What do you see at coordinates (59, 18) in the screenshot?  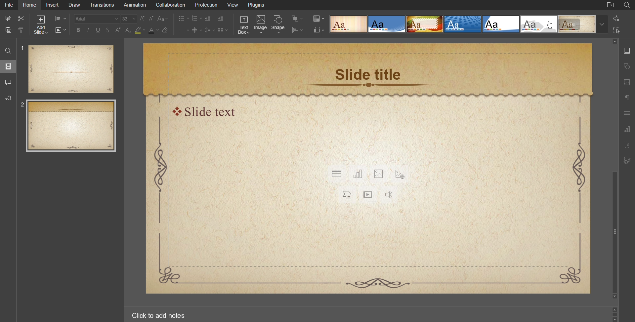 I see `Slide Settings` at bounding box center [59, 18].